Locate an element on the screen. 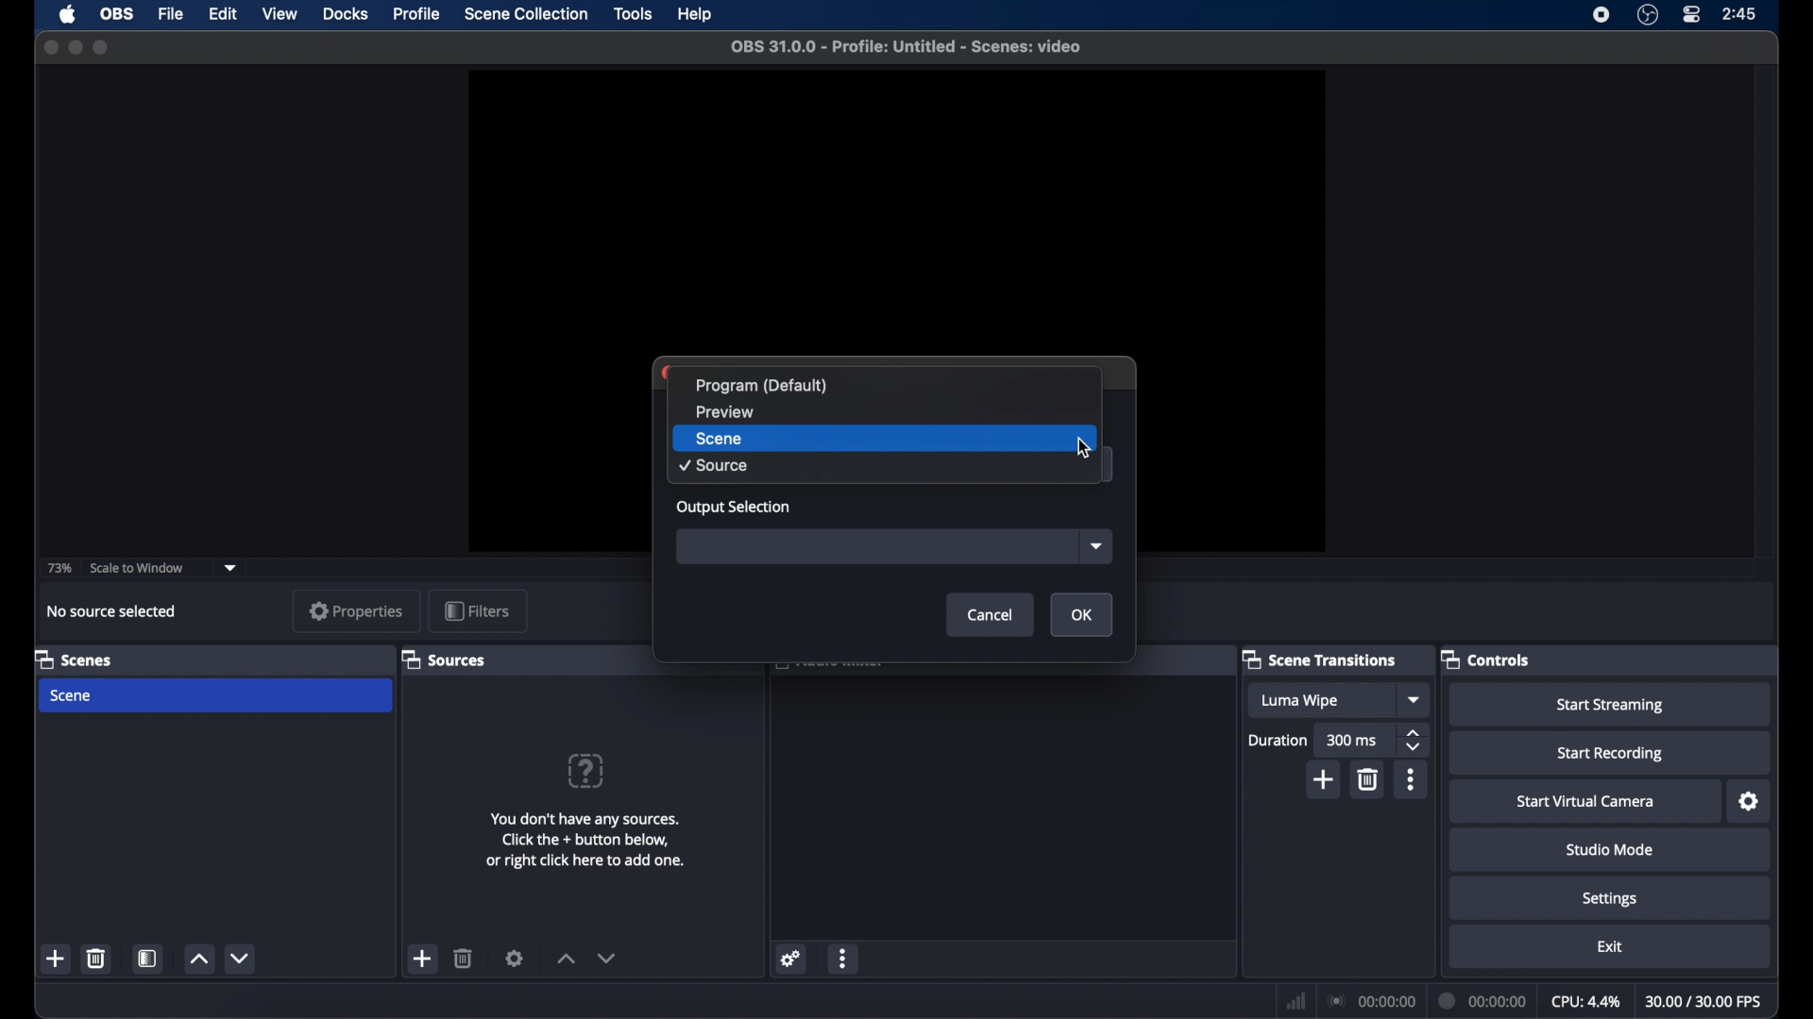 The height and width of the screenshot is (1019, 1813). maximize is located at coordinates (103, 47).